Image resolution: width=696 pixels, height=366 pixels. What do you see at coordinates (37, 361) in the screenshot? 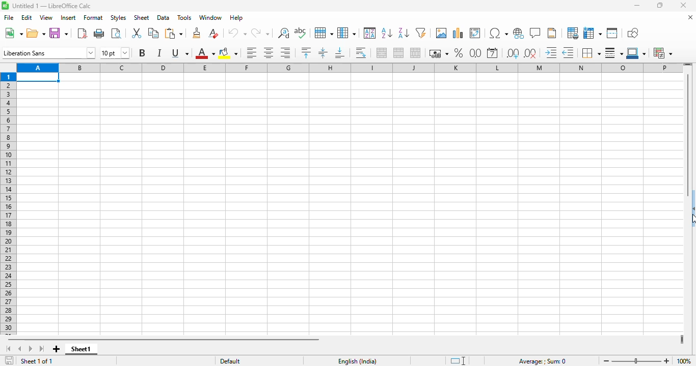
I see `sheet 1 of 1` at bounding box center [37, 361].